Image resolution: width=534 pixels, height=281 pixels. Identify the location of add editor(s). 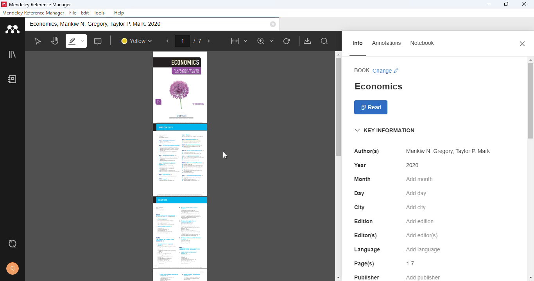
(422, 236).